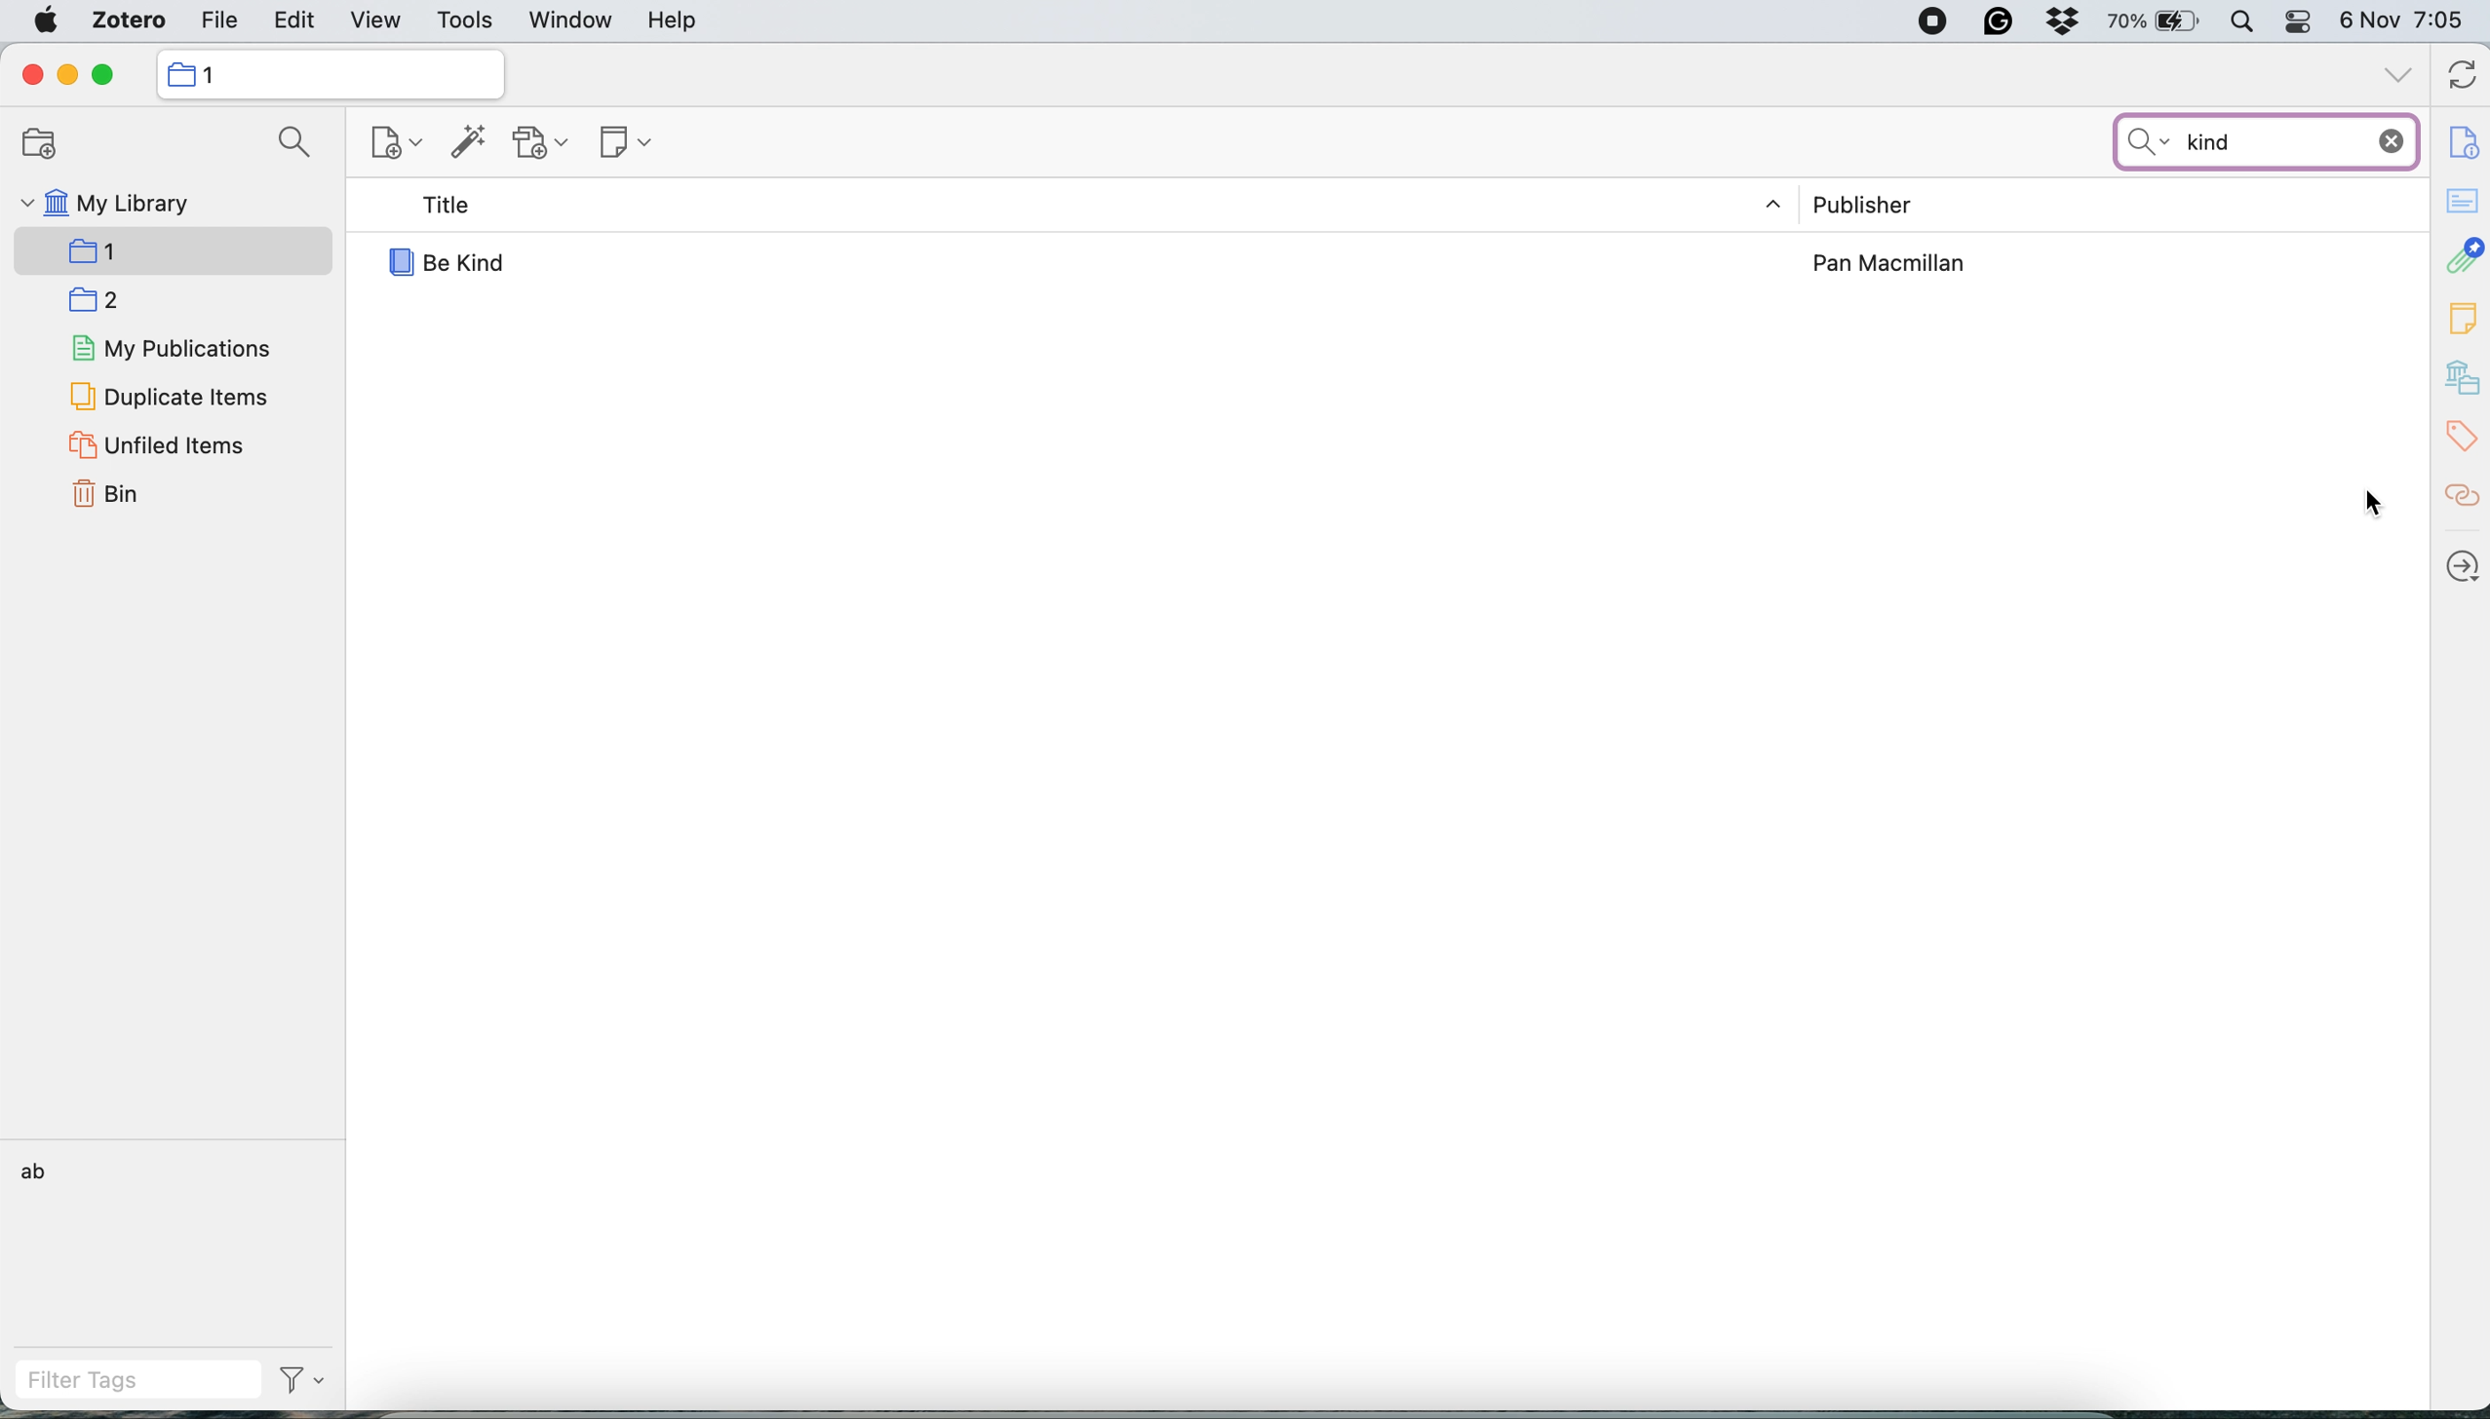 The width and height of the screenshot is (2490, 1419). I want to click on dropbox, so click(2069, 22).